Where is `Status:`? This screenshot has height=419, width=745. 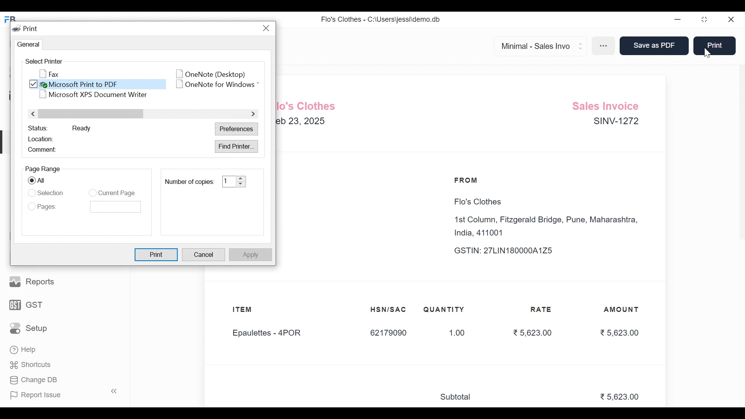
Status: is located at coordinates (38, 128).